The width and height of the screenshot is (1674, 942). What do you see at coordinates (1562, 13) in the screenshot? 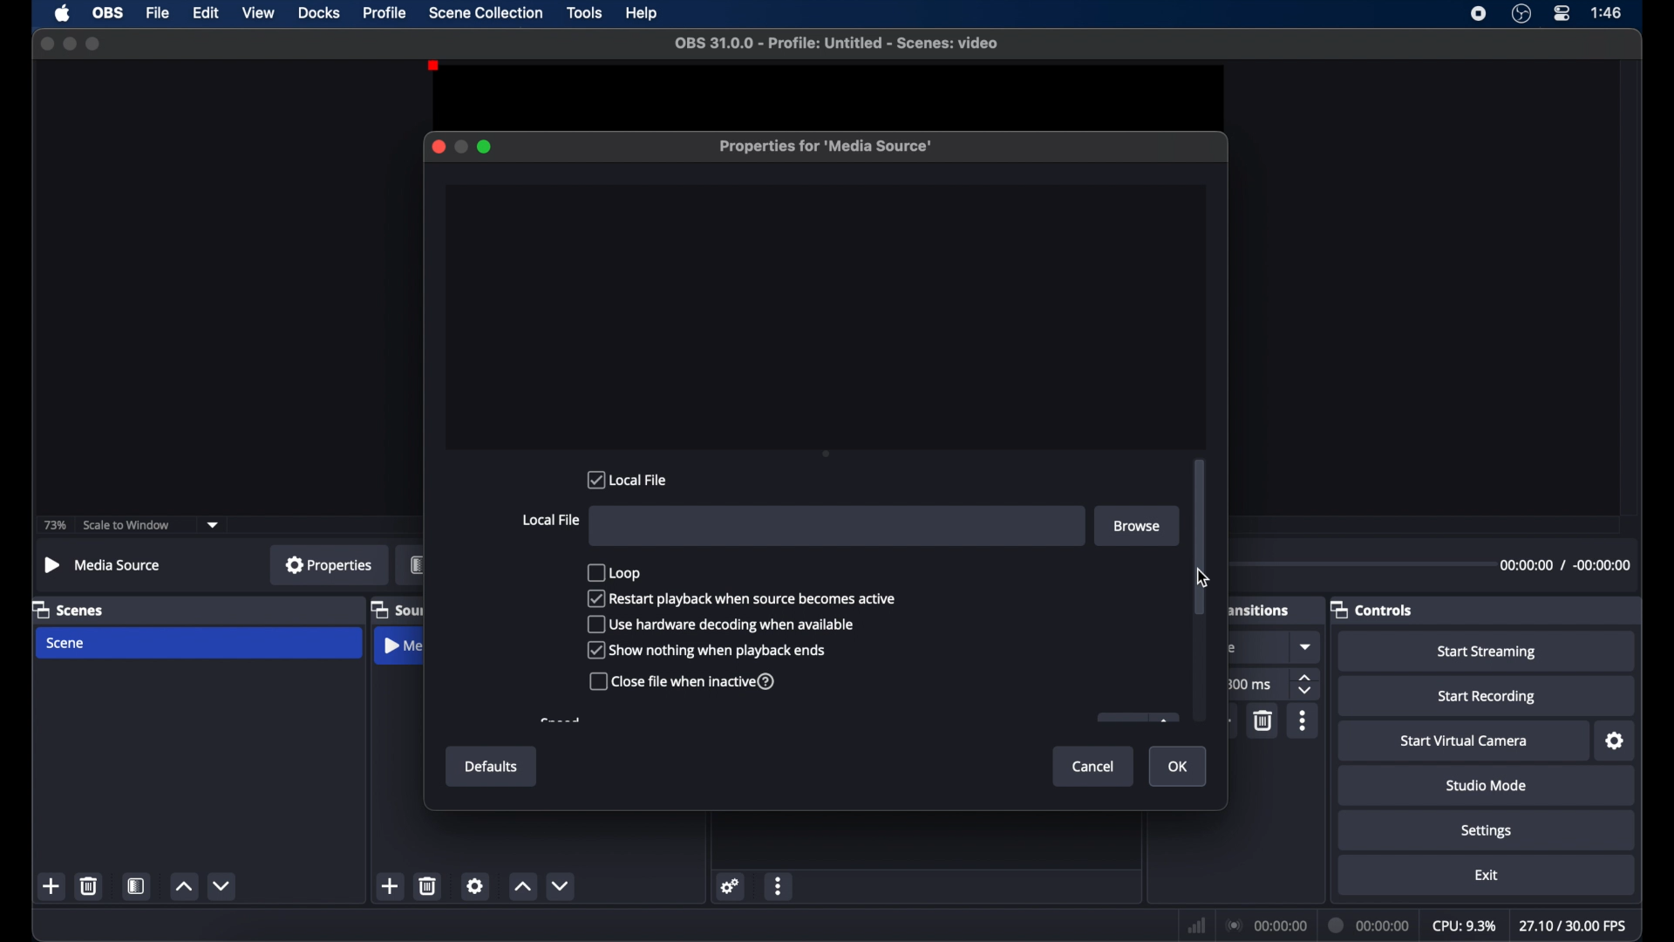
I see `control center` at bounding box center [1562, 13].